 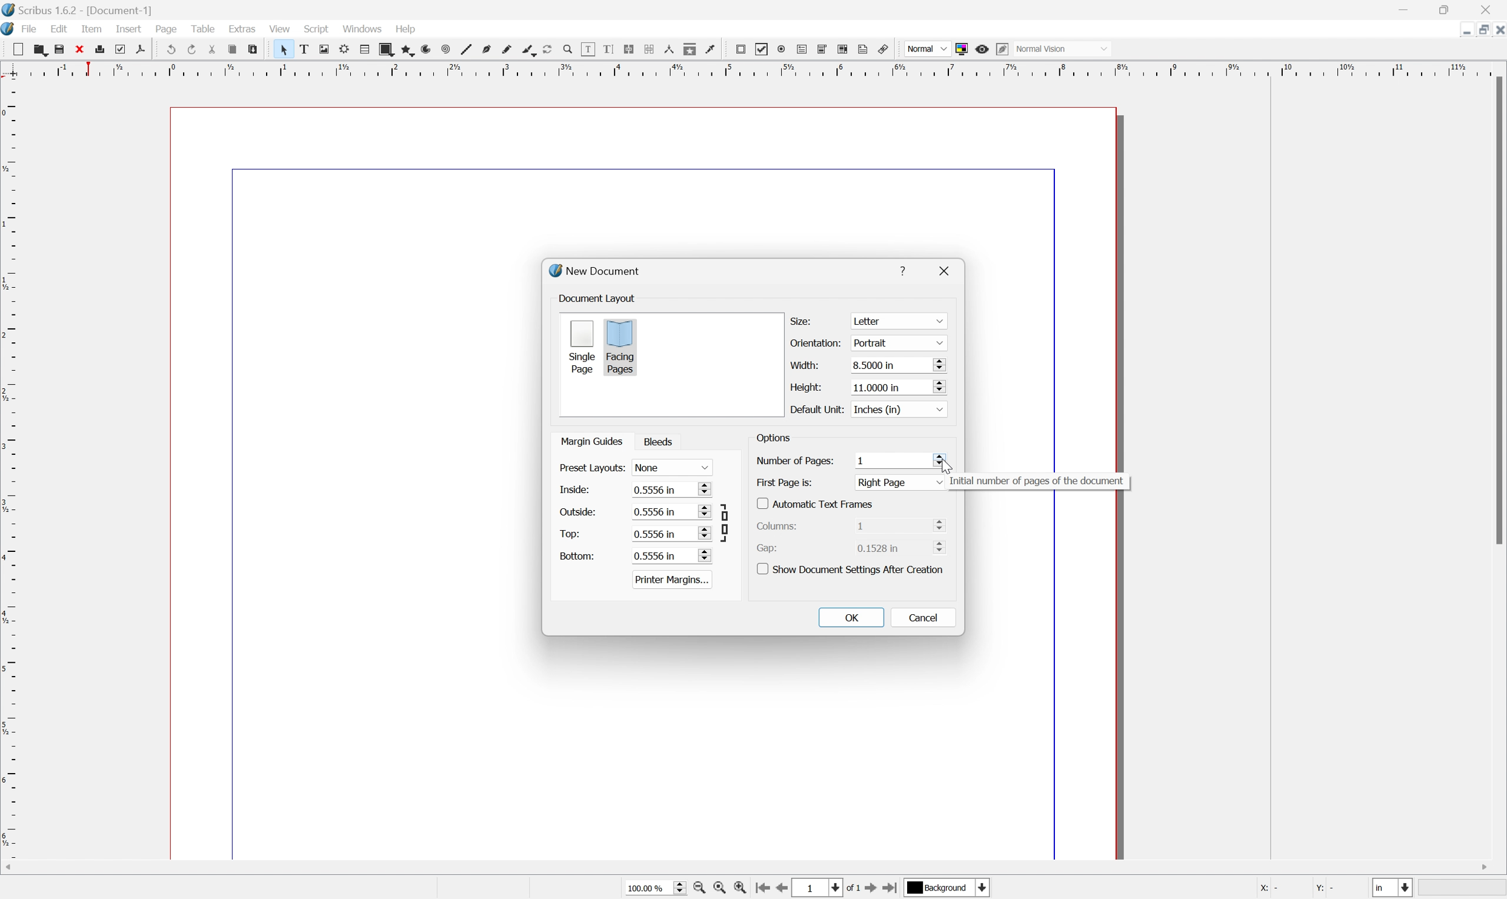 What do you see at coordinates (749, 68) in the screenshot?
I see `Ruler` at bounding box center [749, 68].